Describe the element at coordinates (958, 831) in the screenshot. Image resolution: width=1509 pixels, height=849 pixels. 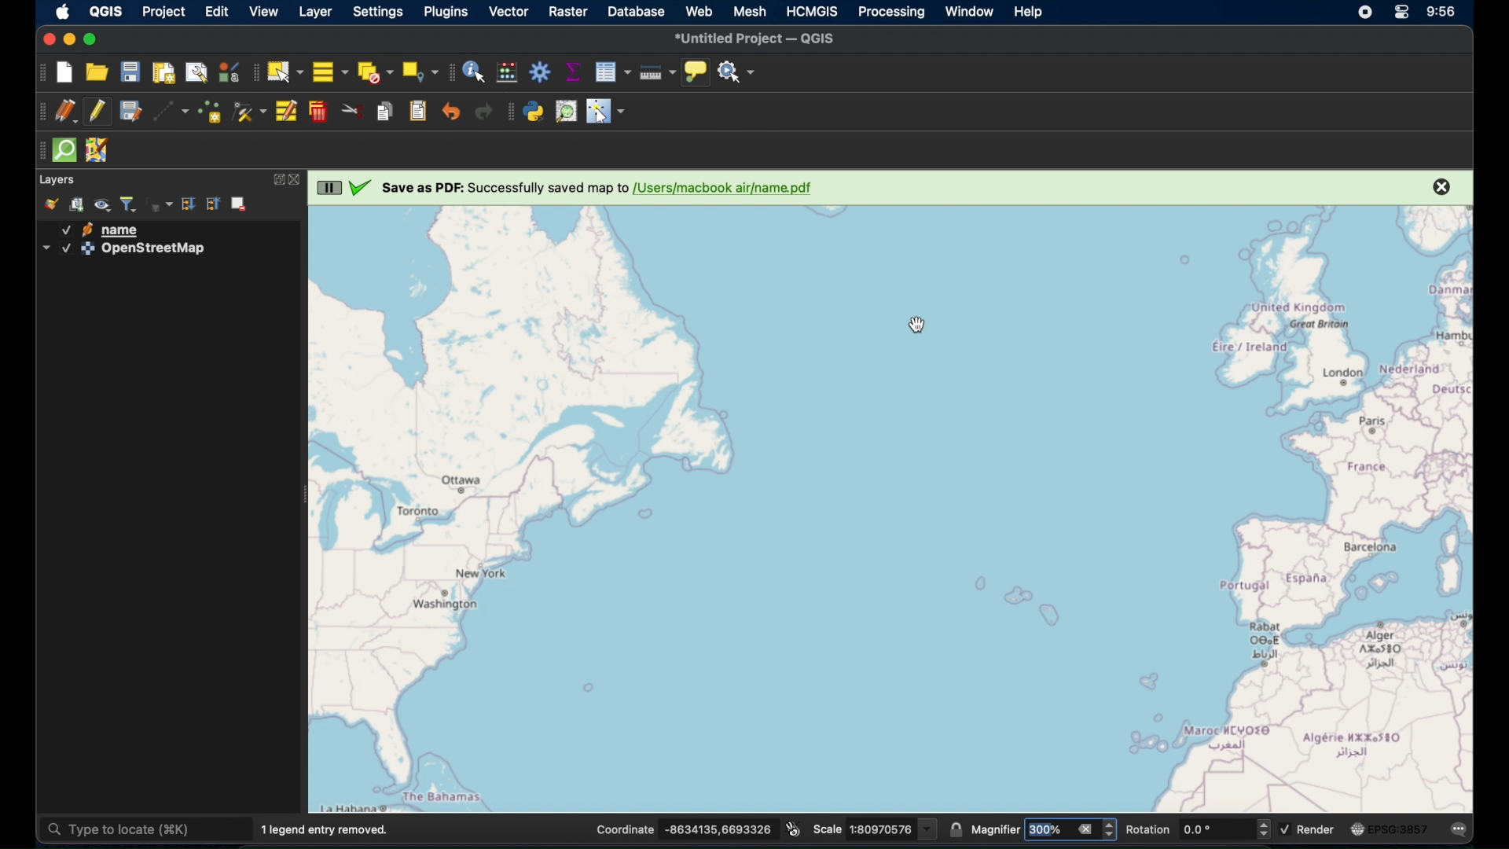
I see `lock scale` at that location.